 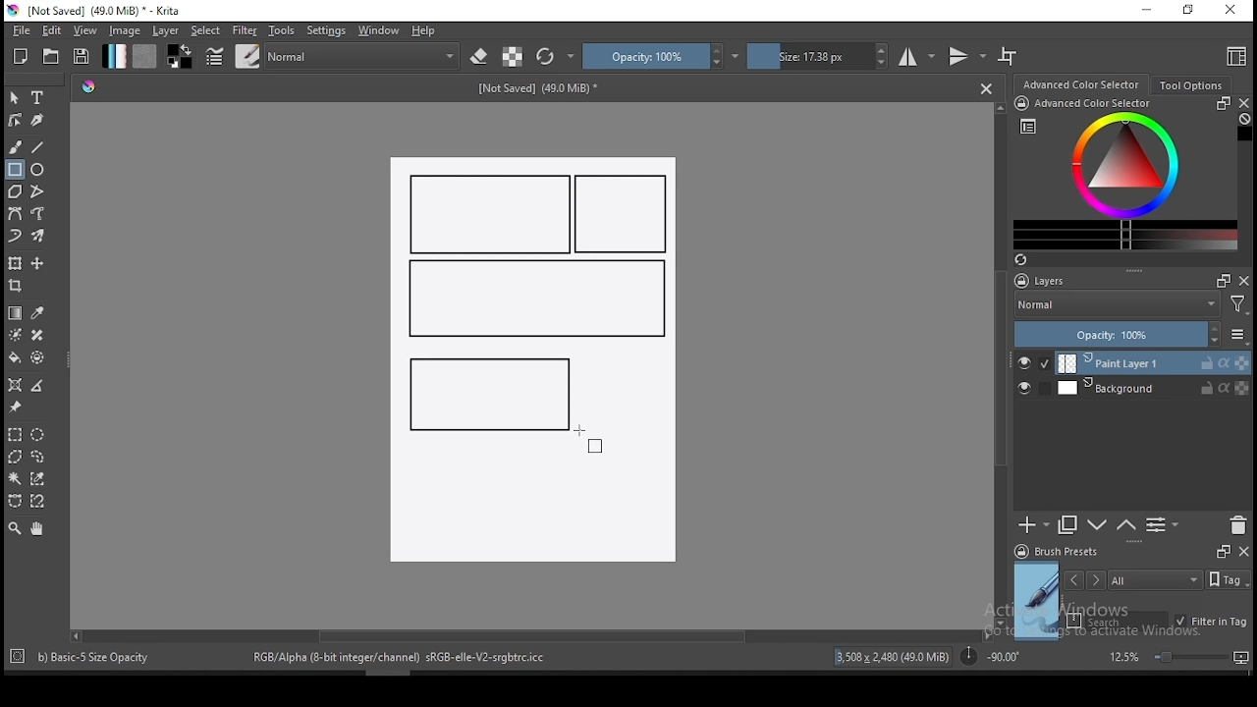 I want to click on search, so click(x=1118, y=621).